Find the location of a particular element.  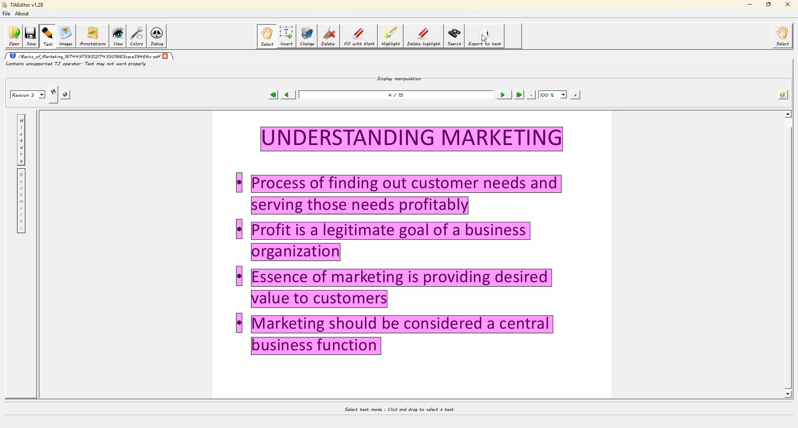

 is located at coordinates (402, 335).